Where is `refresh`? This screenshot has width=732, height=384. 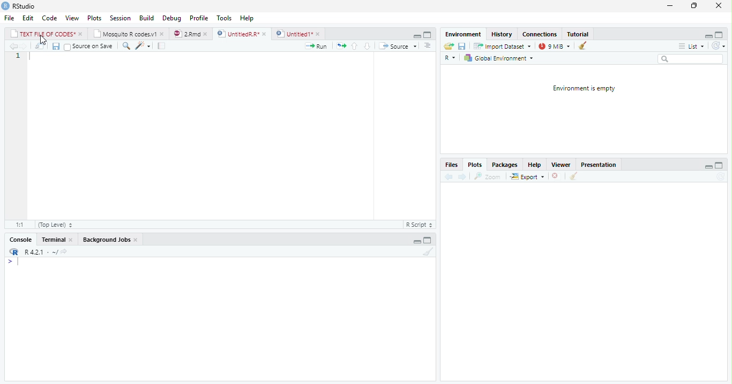 refresh is located at coordinates (722, 47).